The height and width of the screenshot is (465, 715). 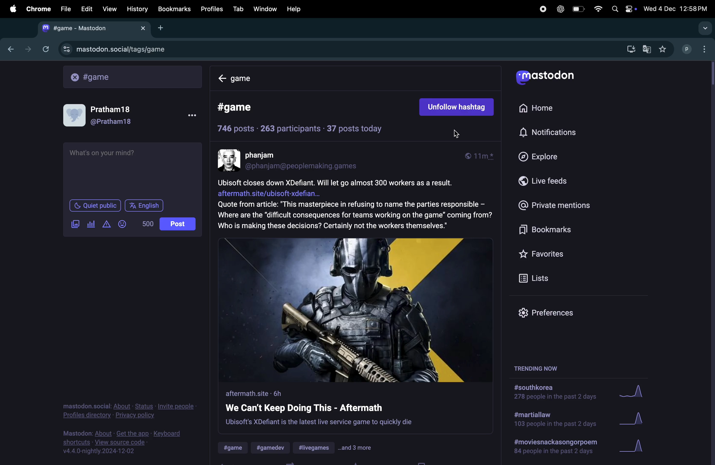 I want to click on #live games, so click(x=315, y=448).